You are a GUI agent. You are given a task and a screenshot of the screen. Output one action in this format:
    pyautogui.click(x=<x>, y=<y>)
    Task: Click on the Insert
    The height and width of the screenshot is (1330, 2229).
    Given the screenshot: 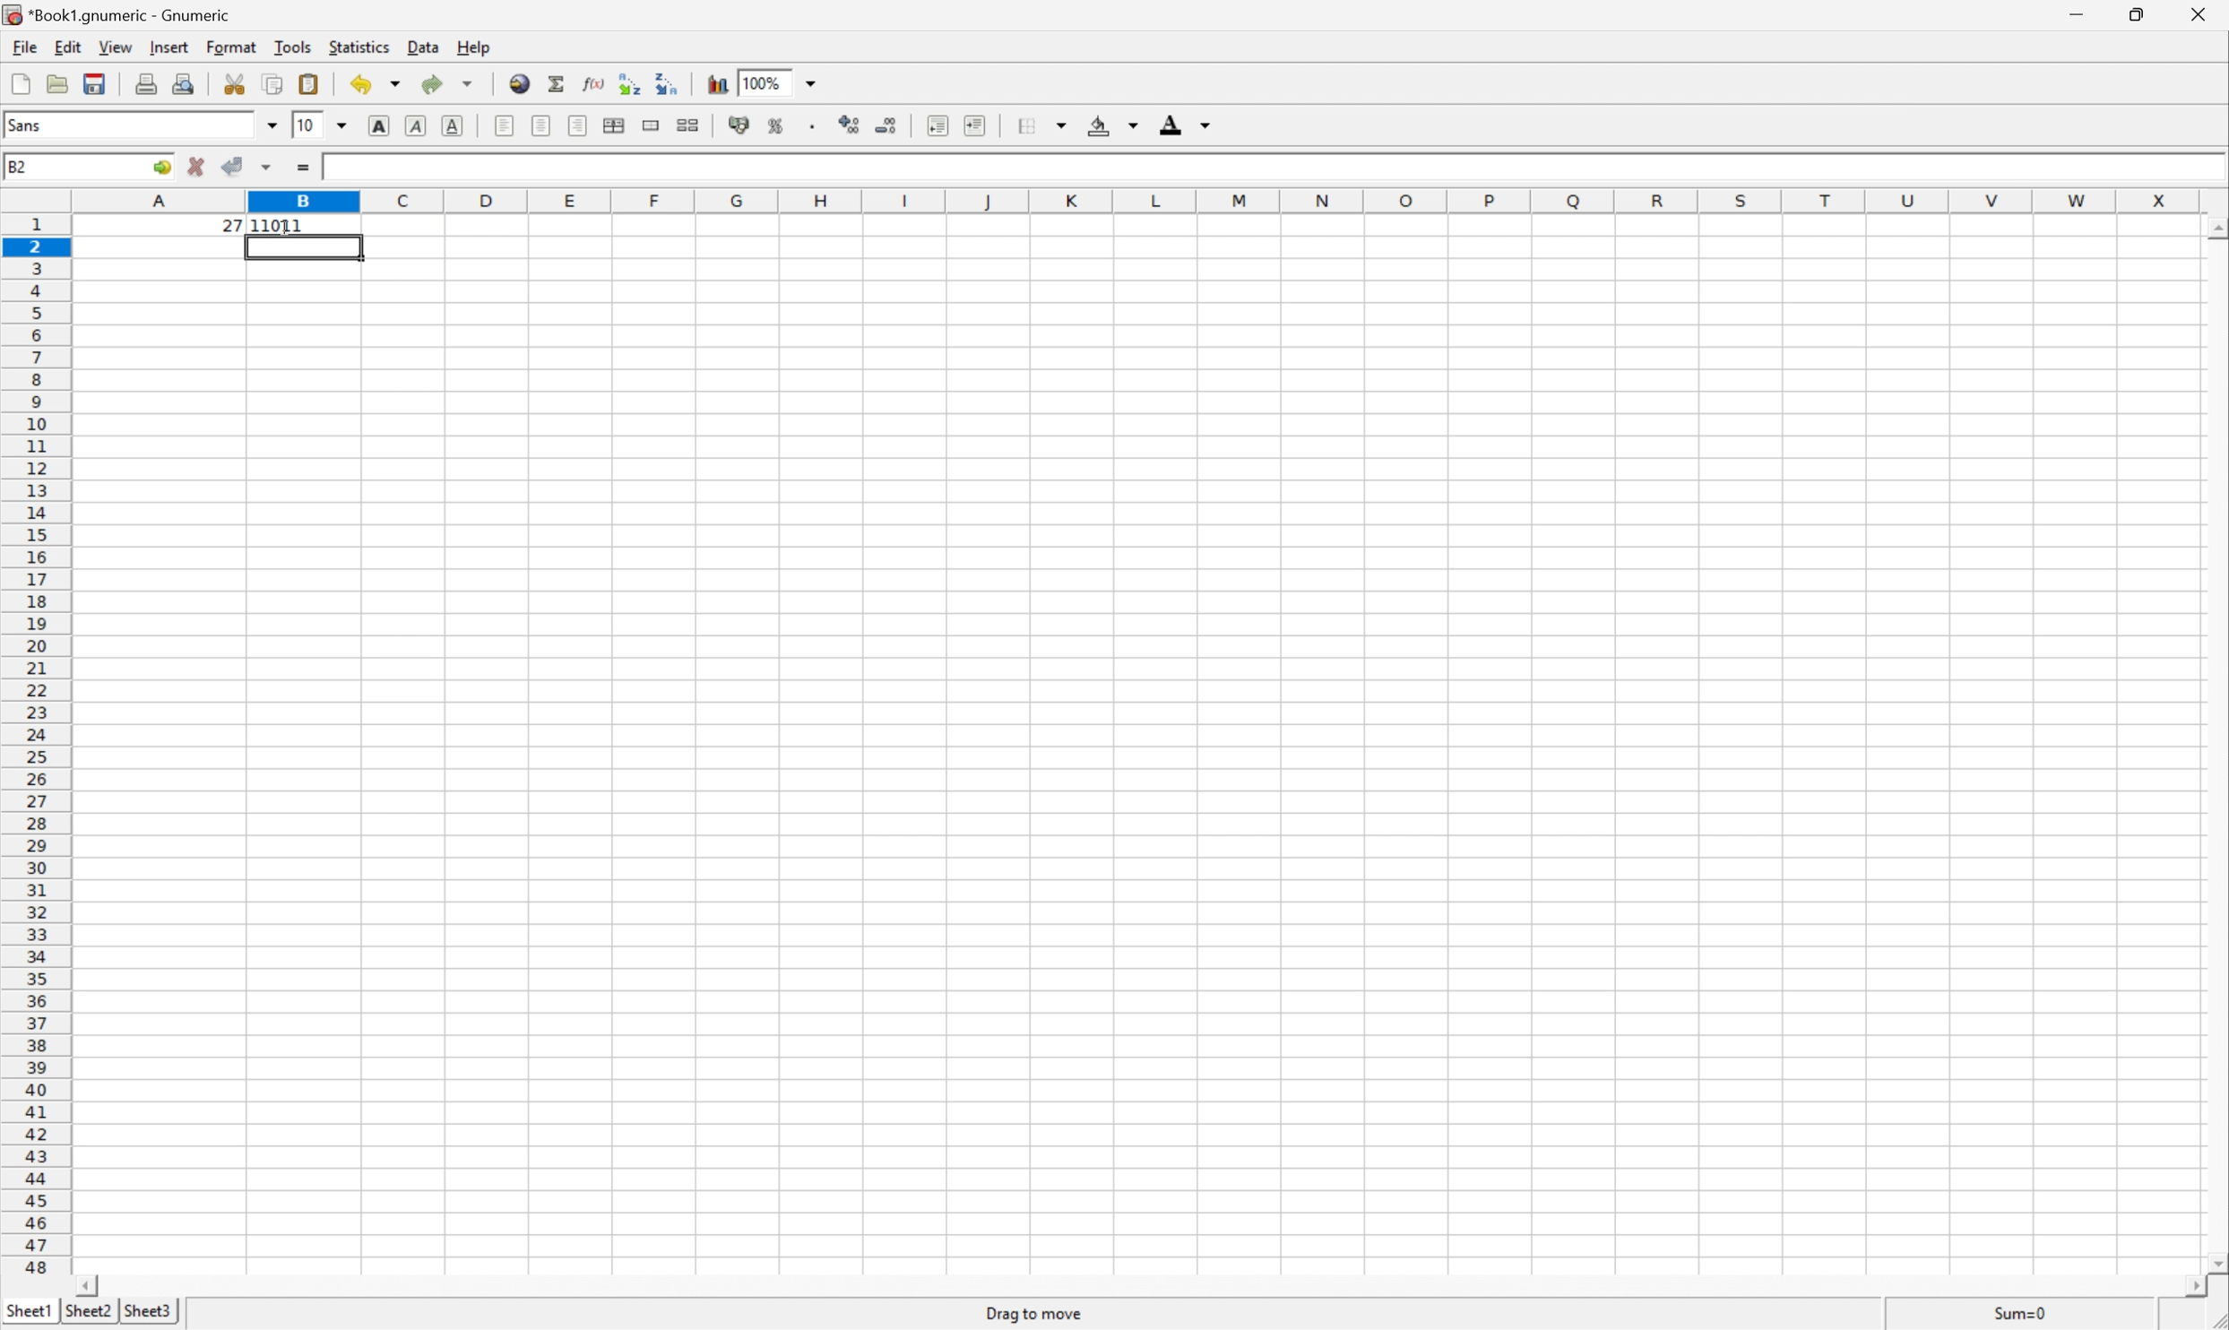 What is the action you would take?
    pyautogui.click(x=168, y=47)
    